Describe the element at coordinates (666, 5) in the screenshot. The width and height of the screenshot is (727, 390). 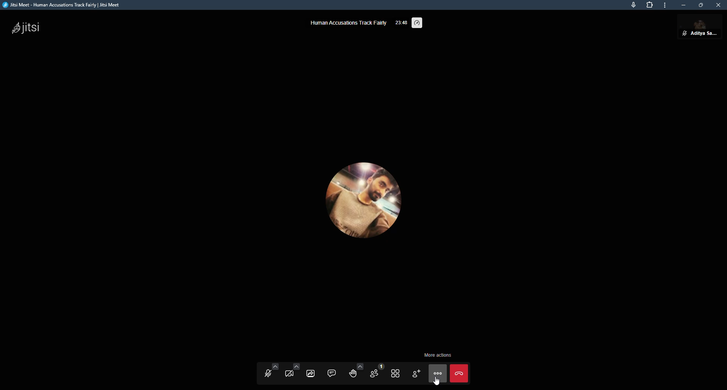
I see `more` at that location.